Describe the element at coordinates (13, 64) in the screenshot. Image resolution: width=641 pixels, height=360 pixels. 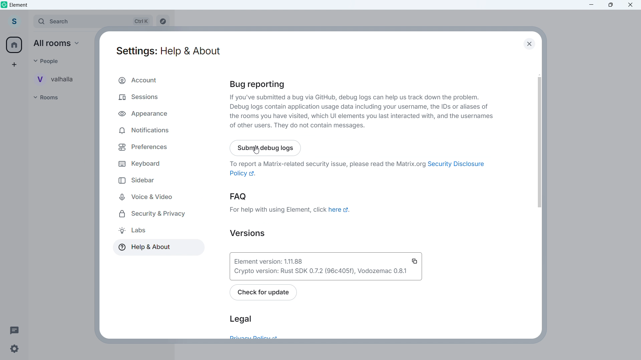
I see `Add space ` at that location.